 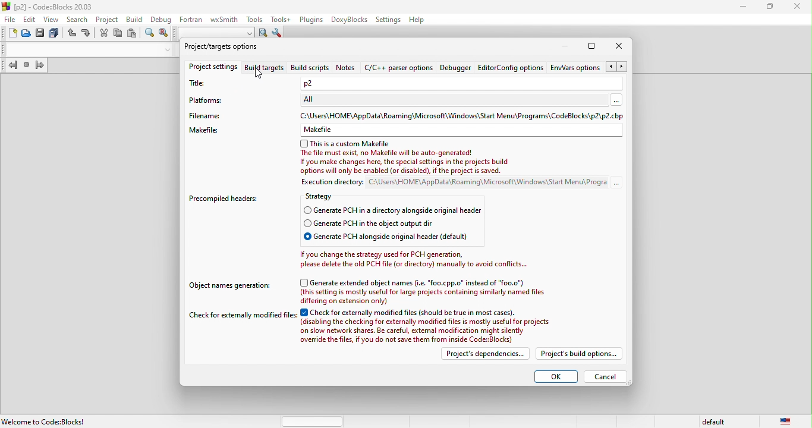 I want to click on united state, so click(x=786, y=421).